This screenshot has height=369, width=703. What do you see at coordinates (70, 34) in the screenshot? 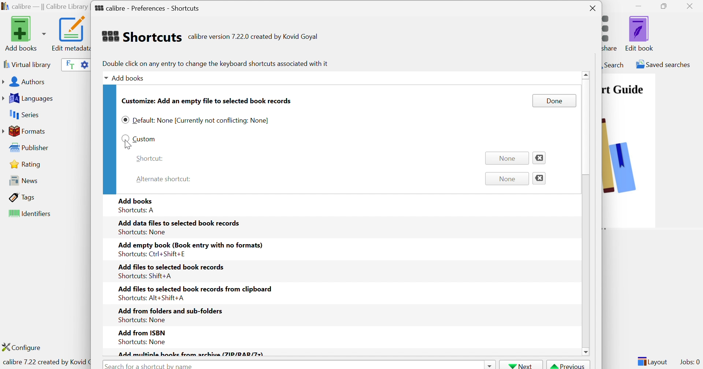
I see `Edit metadata` at bounding box center [70, 34].